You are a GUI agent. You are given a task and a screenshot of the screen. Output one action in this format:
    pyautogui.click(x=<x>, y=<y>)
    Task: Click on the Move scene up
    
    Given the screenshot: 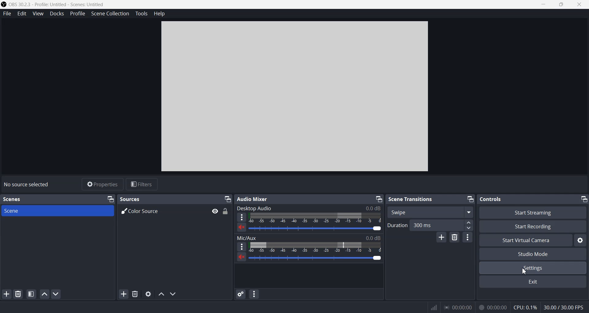 What is the action you would take?
    pyautogui.click(x=44, y=294)
    